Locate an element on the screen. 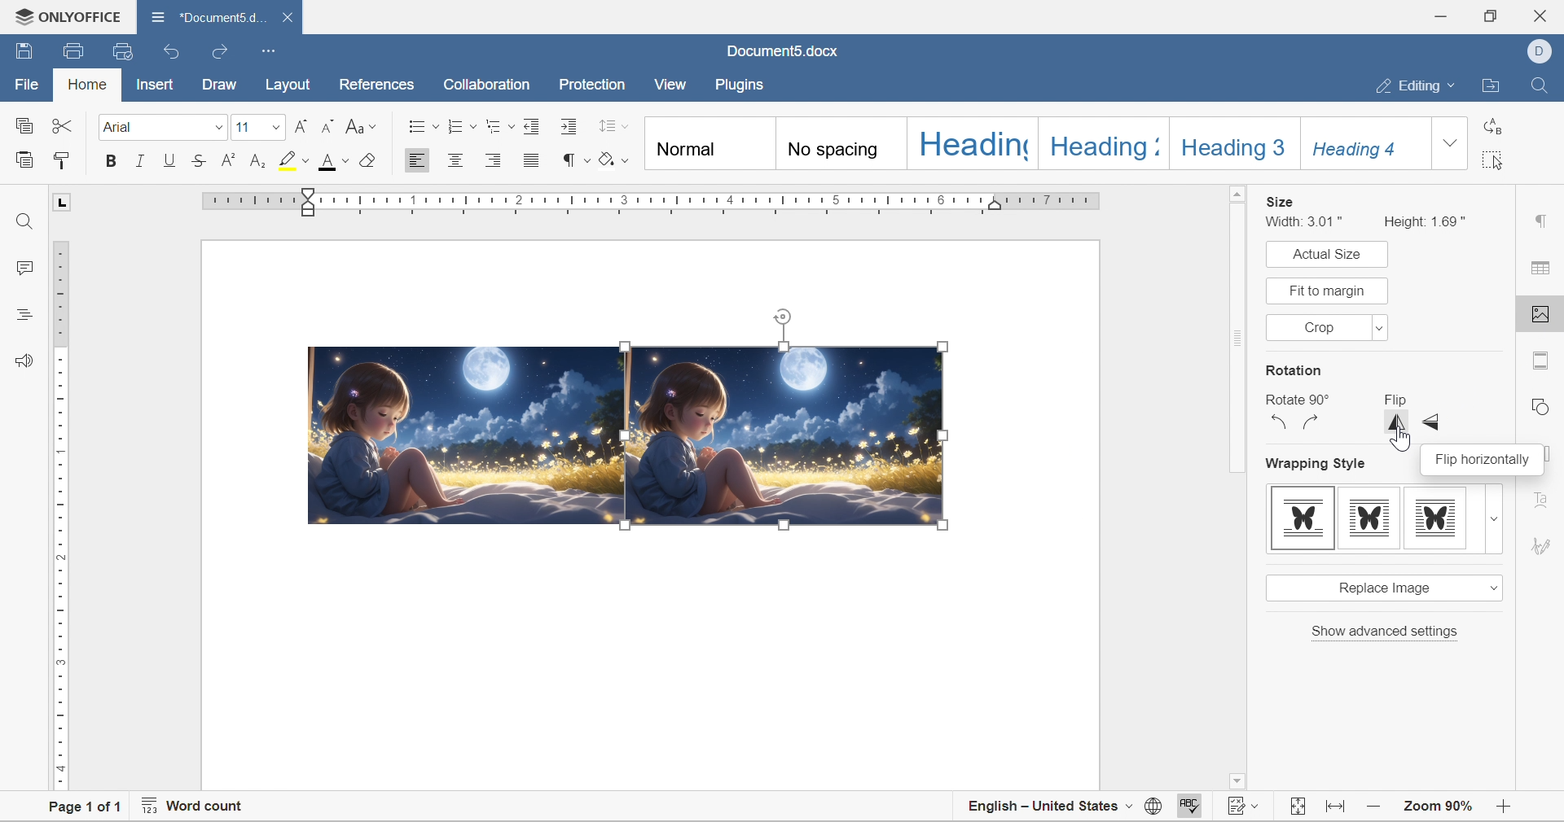  tight is located at coordinates (1436, 518).